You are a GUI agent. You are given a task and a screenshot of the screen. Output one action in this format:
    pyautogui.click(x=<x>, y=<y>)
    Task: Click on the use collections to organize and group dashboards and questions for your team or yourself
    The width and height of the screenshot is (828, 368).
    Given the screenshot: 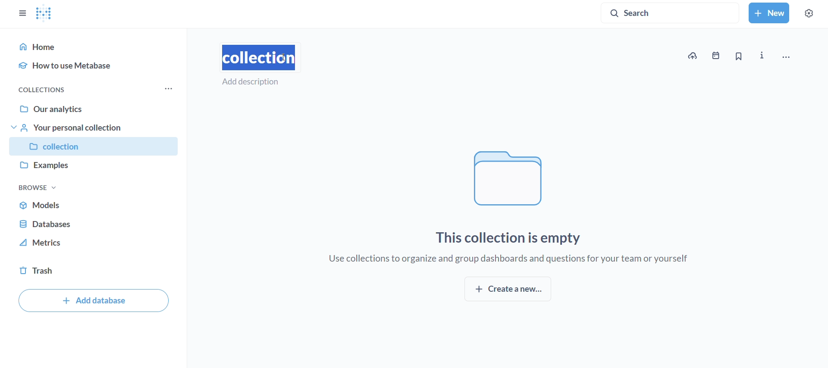 What is the action you would take?
    pyautogui.click(x=510, y=259)
    